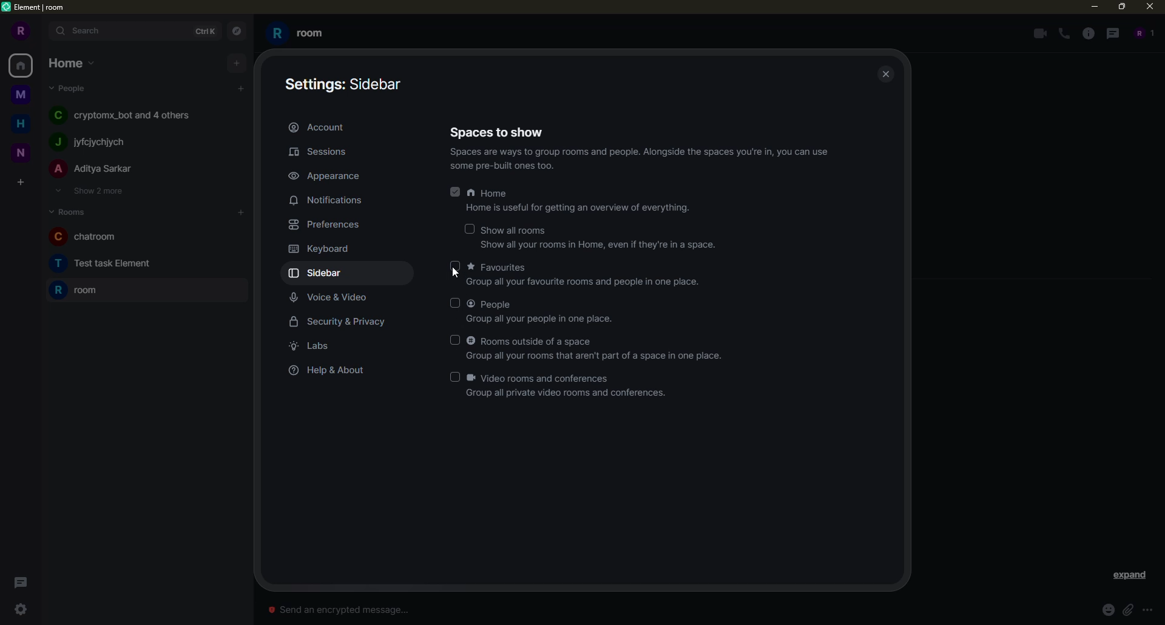  I want to click on expand, so click(41, 30).